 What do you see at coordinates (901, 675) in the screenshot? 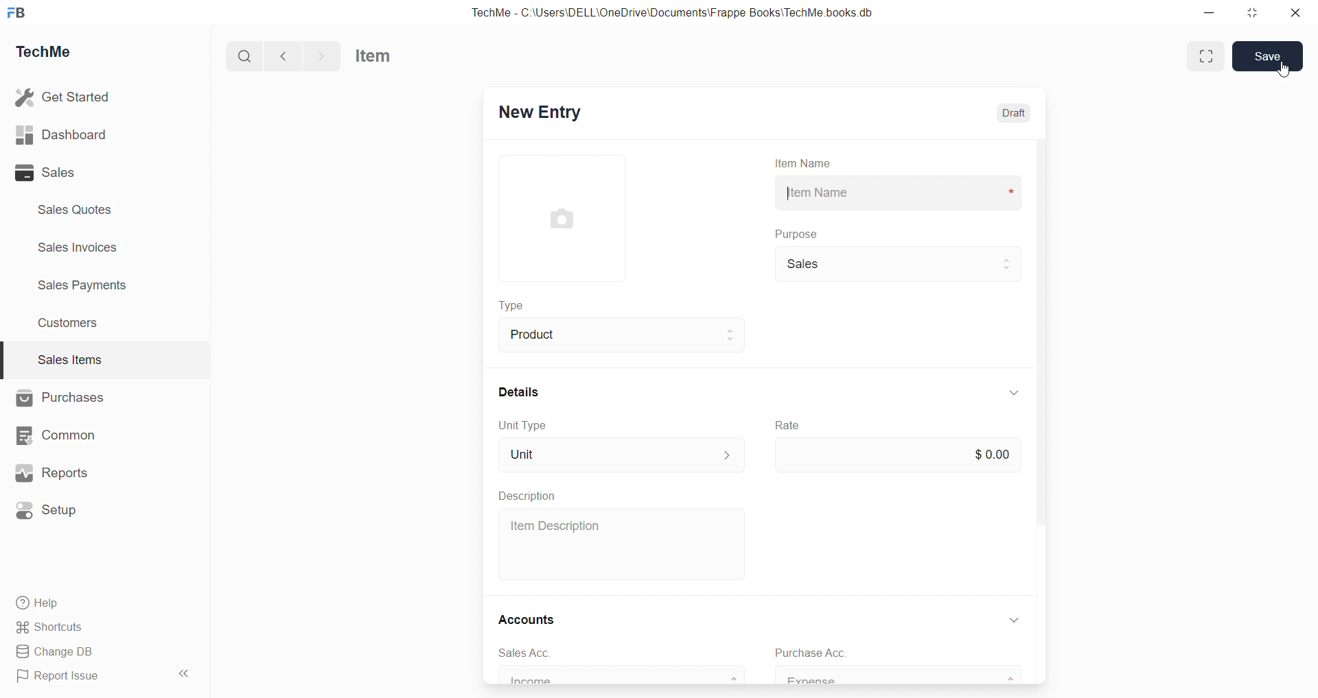
I see `Expense` at bounding box center [901, 675].